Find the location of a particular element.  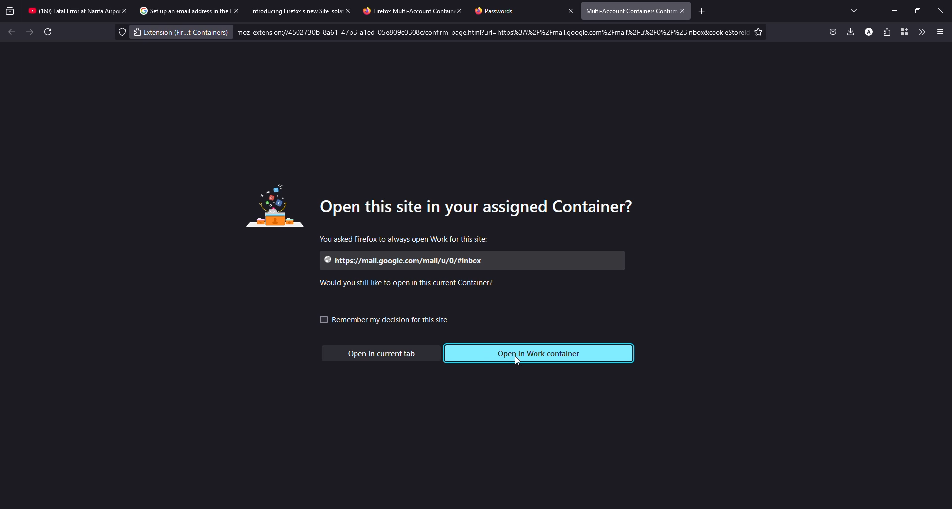

back is located at coordinates (13, 32).